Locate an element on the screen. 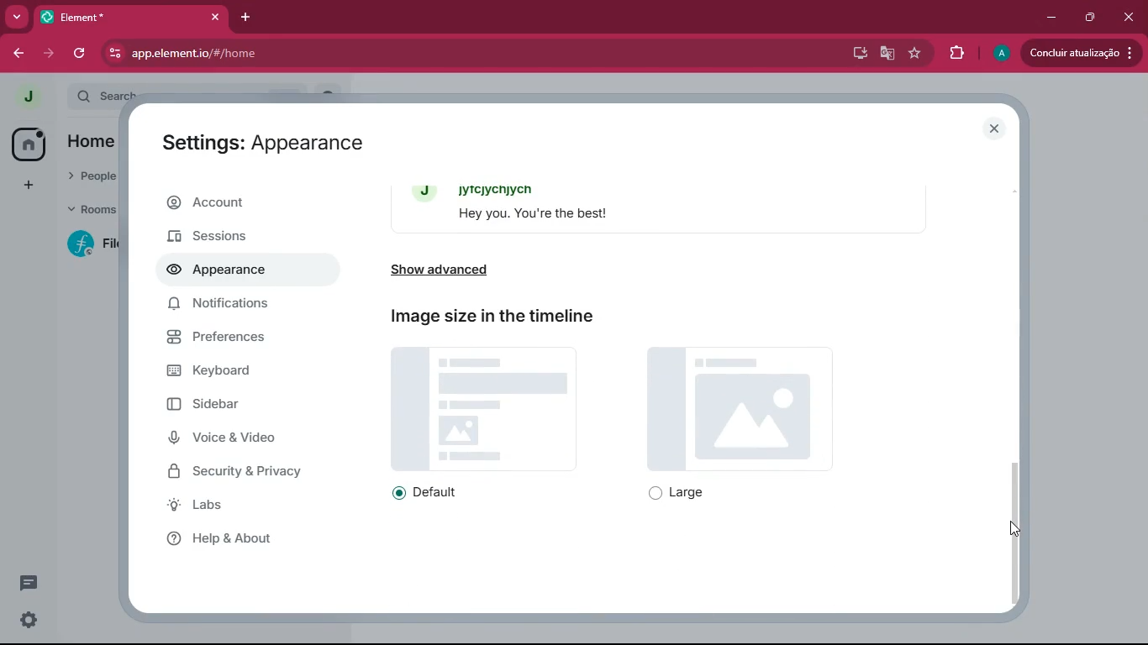 The width and height of the screenshot is (1148, 645). Concluir atualizacao is located at coordinates (1078, 55).